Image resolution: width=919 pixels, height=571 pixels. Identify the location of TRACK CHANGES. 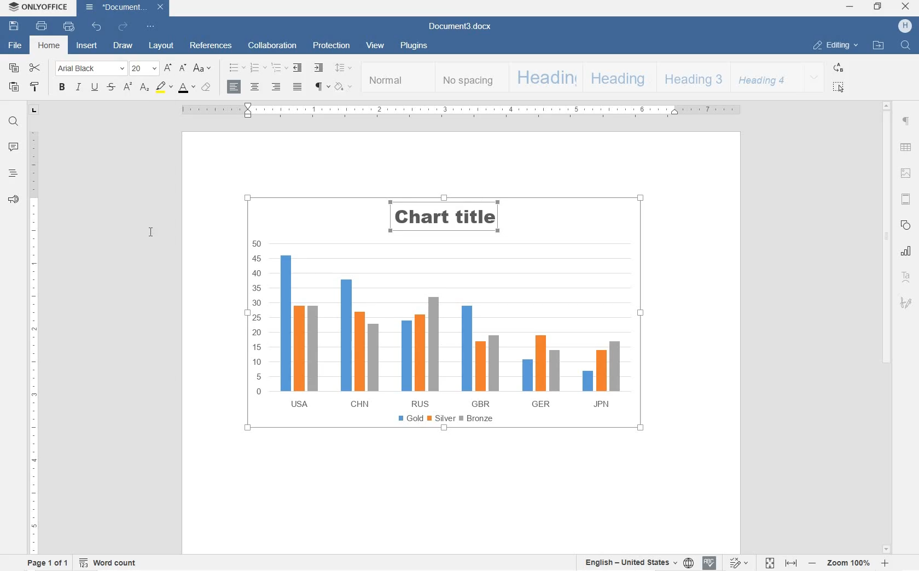
(737, 563).